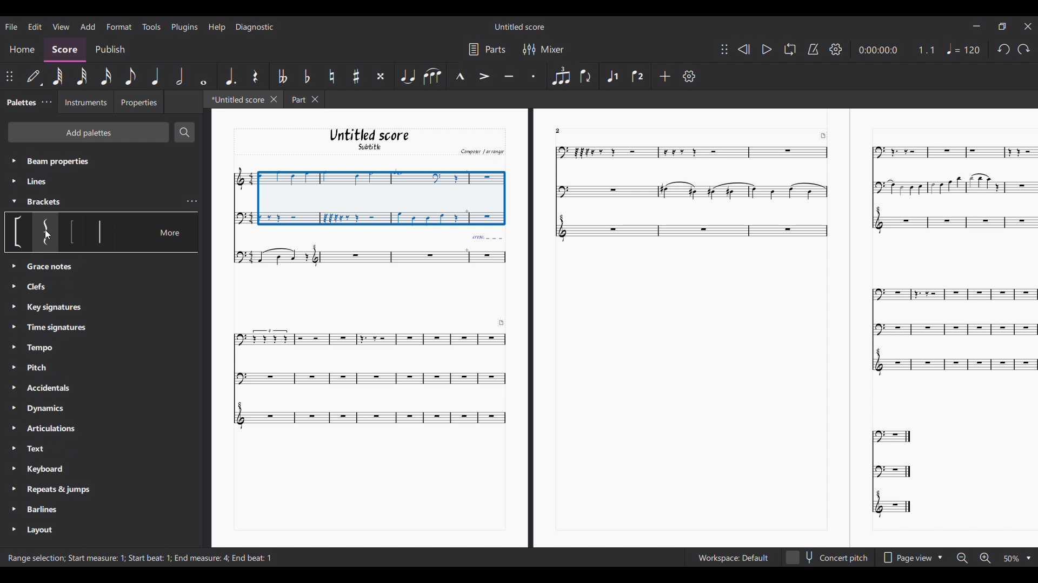 Image resolution: width=1038 pixels, height=583 pixels. What do you see at coordinates (1028, 559) in the screenshot?
I see `Drop down` at bounding box center [1028, 559].